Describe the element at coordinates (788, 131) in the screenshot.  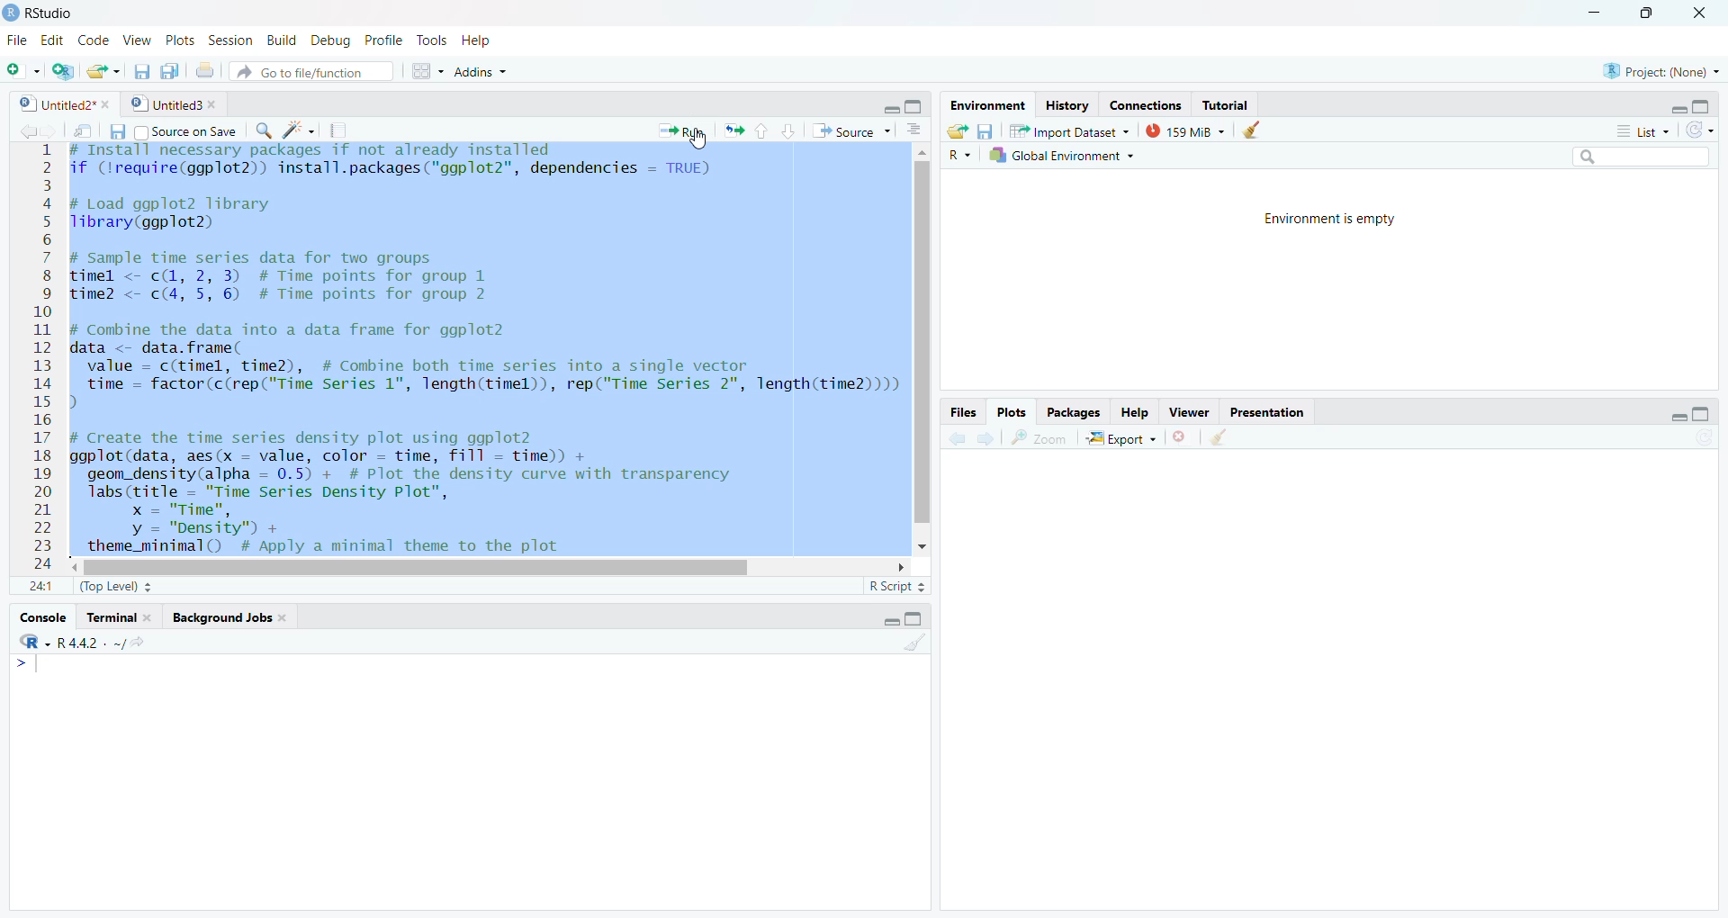
I see `down` at that location.